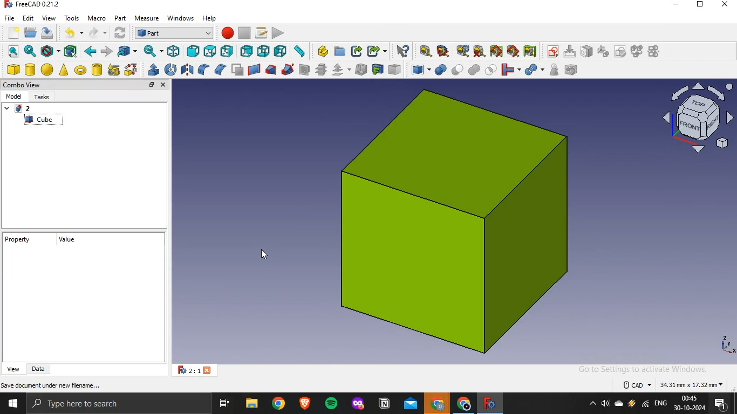  I want to click on cube, so click(40, 120).